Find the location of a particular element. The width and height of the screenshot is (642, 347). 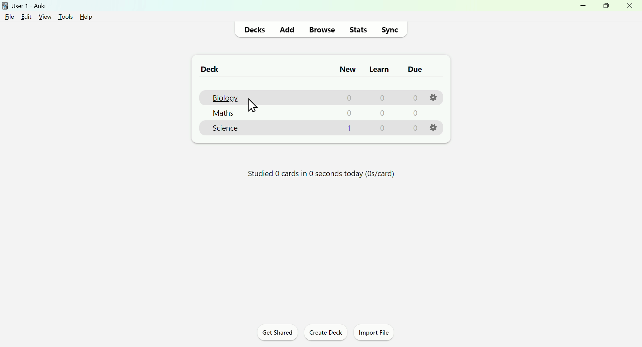

Deck is located at coordinates (209, 70).